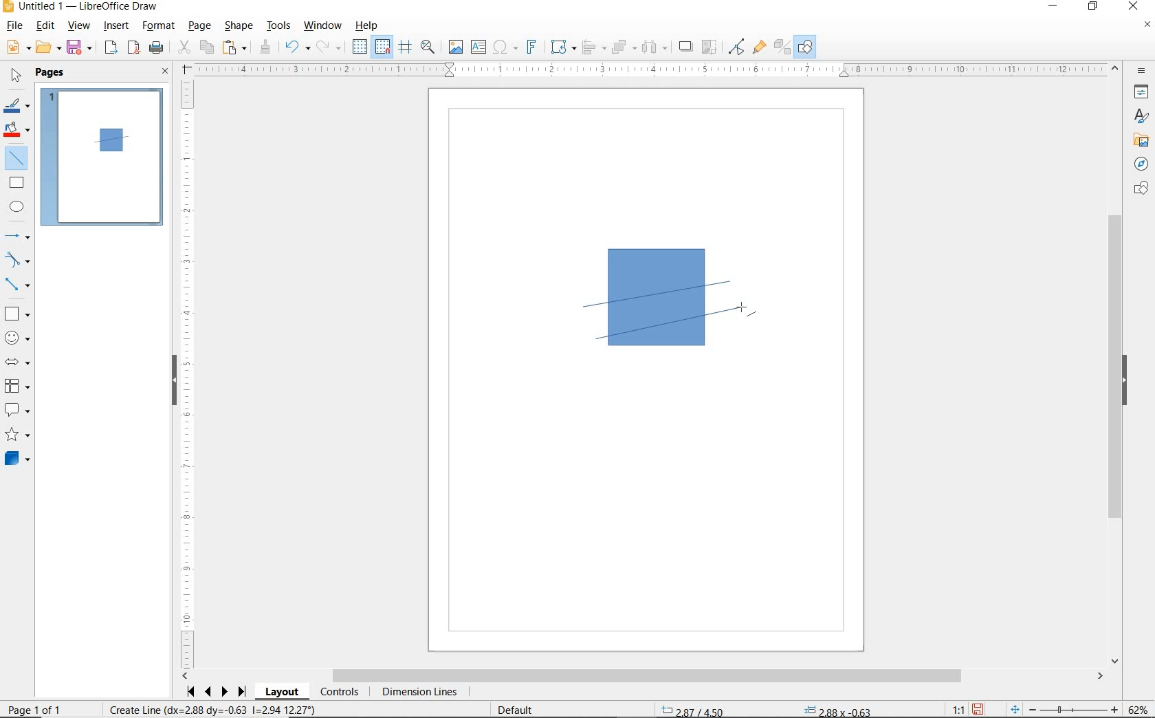 This screenshot has height=718, width=1155. Describe the element at coordinates (206, 47) in the screenshot. I see `COPY` at that location.